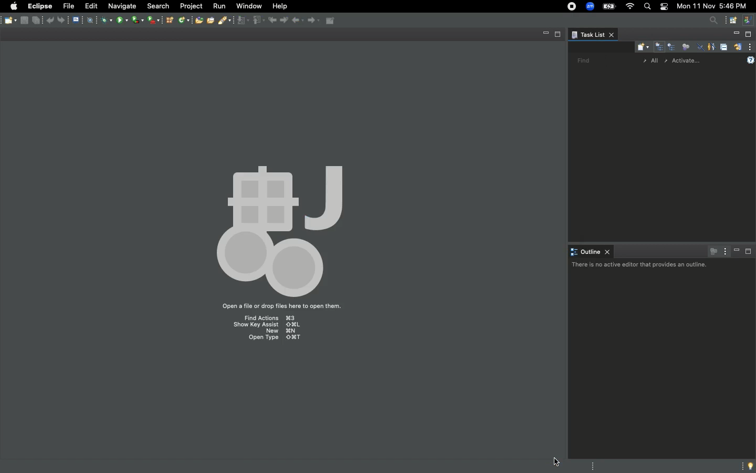  What do you see at coordinates (652, 61) in the screenshot?
I see `All` at bounding box center [652, 61].